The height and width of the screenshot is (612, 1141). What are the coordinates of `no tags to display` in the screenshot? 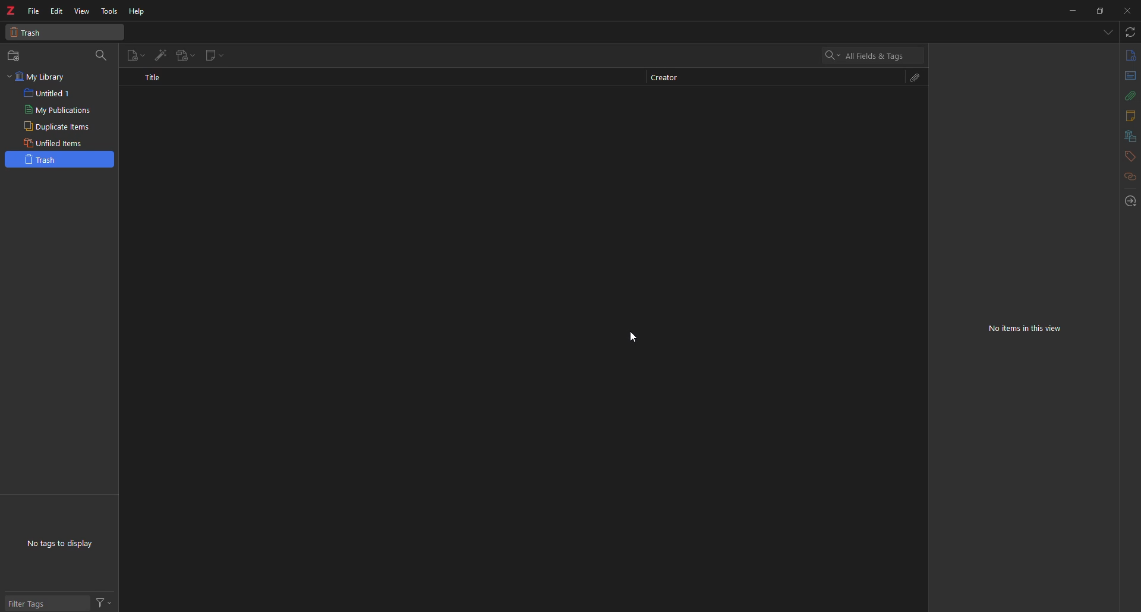 It's located at (64, 543).